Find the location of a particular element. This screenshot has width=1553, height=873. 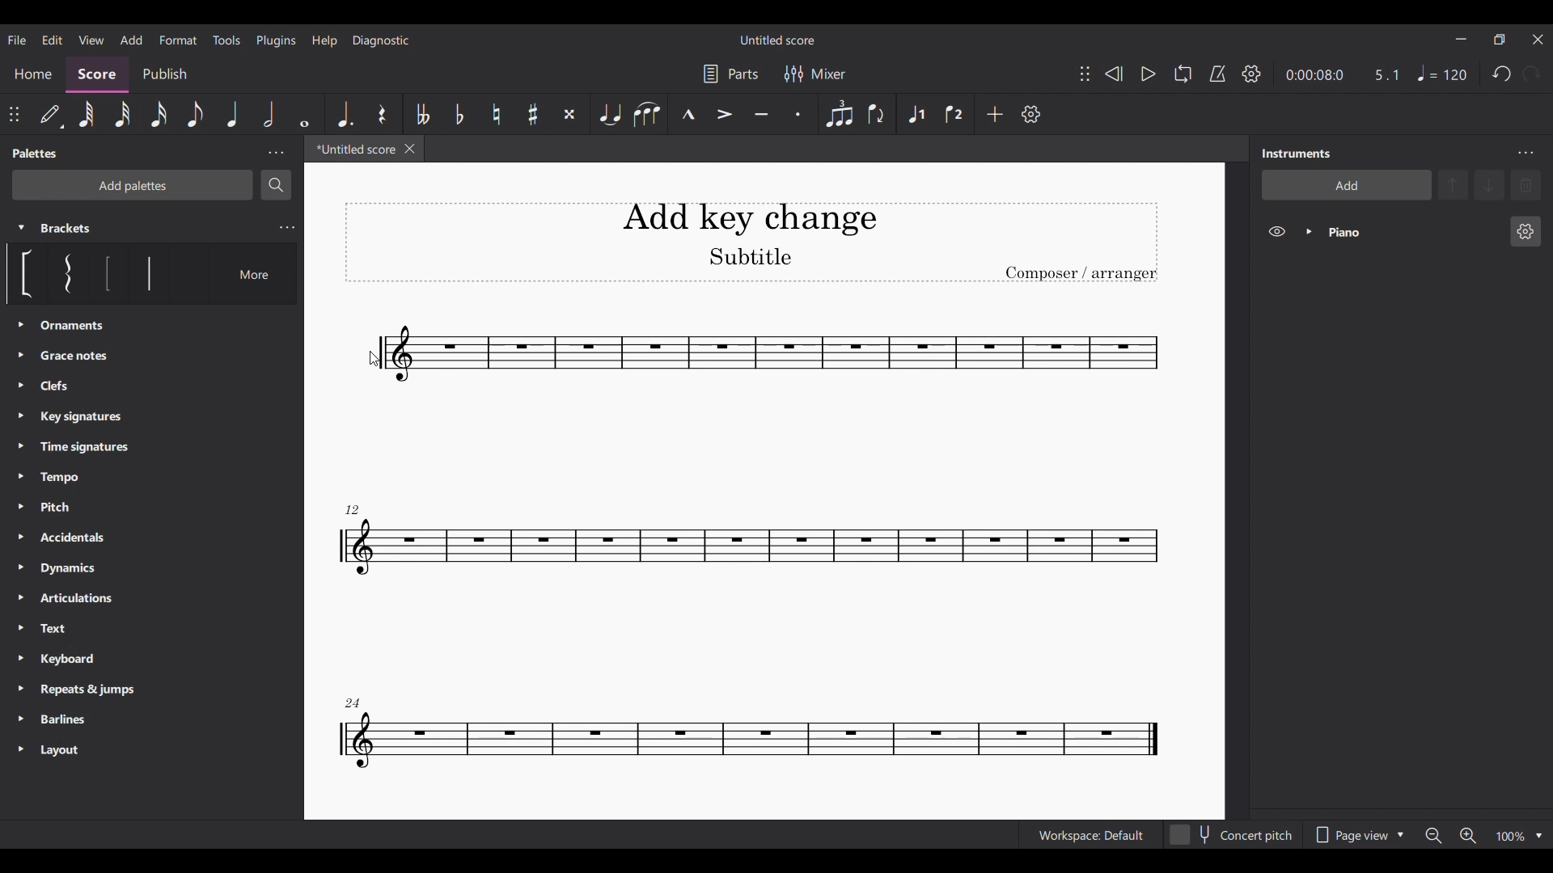

Marcato is located at coordinates (688, 115).